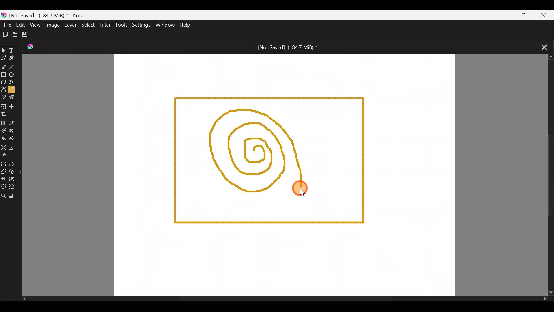 This screenshot has width=554, height=312. I want to click on Freehand brush tool, so click(3, 67).